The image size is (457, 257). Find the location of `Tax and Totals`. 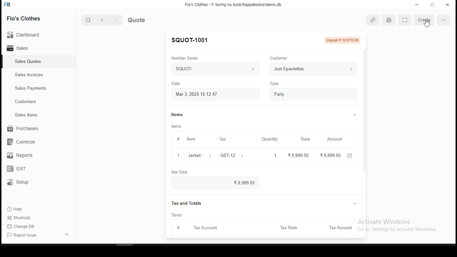

Tax and Totals is located at coordinates (190, 204).